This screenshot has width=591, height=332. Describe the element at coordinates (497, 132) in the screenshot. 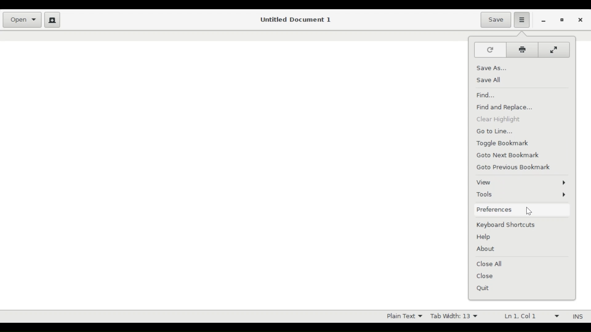

I see `Go to line` at that location.